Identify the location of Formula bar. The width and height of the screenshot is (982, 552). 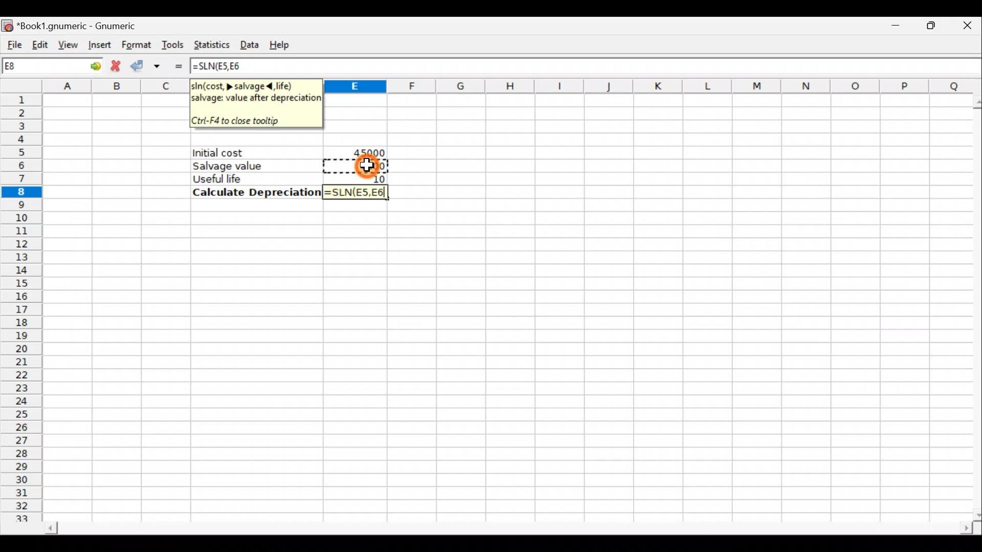
(619, 67).